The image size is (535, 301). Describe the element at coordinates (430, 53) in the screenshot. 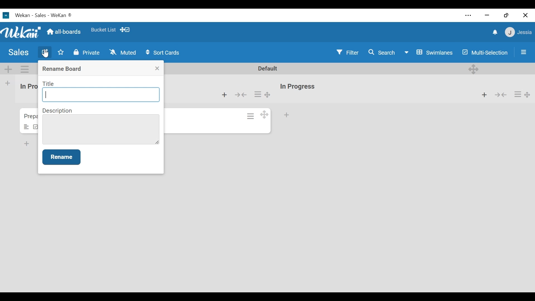

I see `Board view` at that location.